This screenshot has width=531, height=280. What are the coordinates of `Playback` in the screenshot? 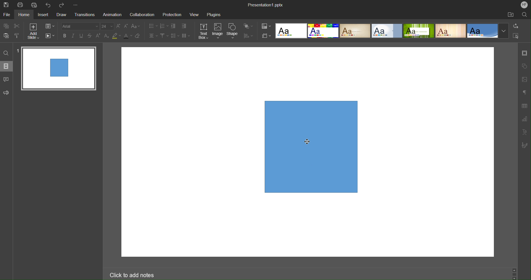 It's located at (50, 36).